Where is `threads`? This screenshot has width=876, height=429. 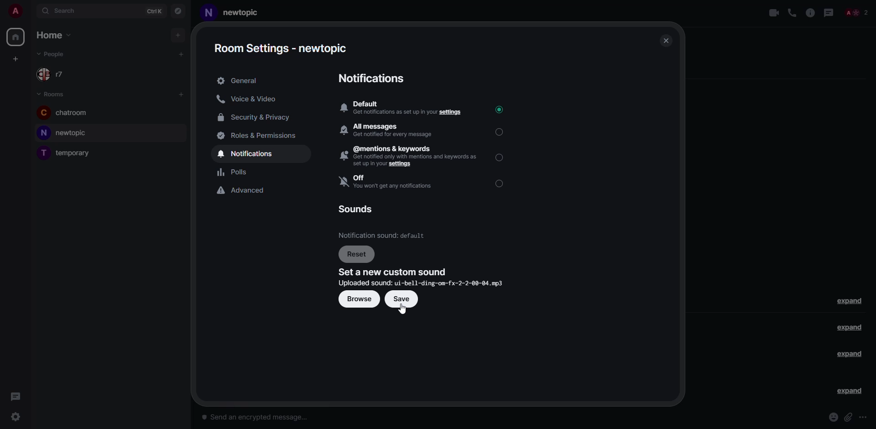
threads is located at coordinates (829, 12).